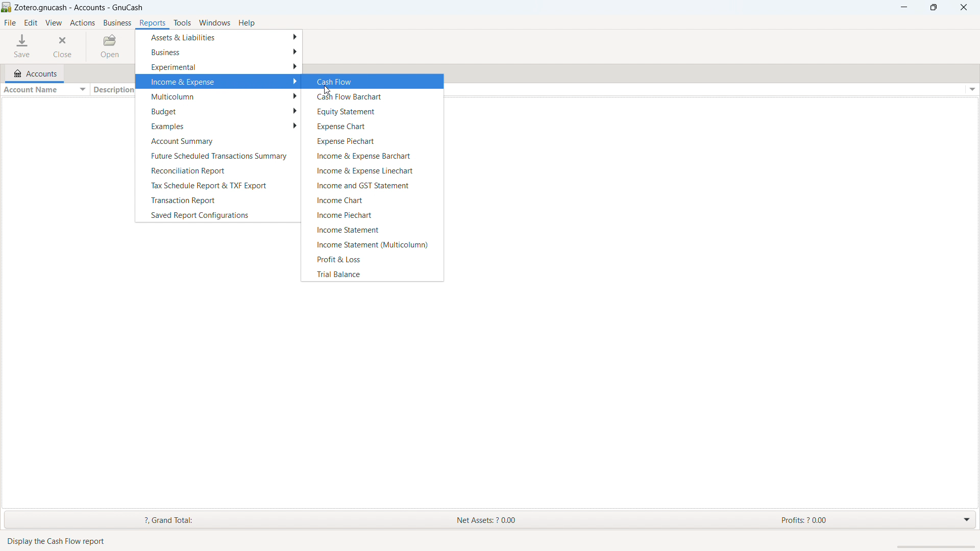 The width and height of the screenshot is (980, 551). What do you see at coordinates (218, 51) in the screenshot?
I see `business` at bounding box center [218, 51].